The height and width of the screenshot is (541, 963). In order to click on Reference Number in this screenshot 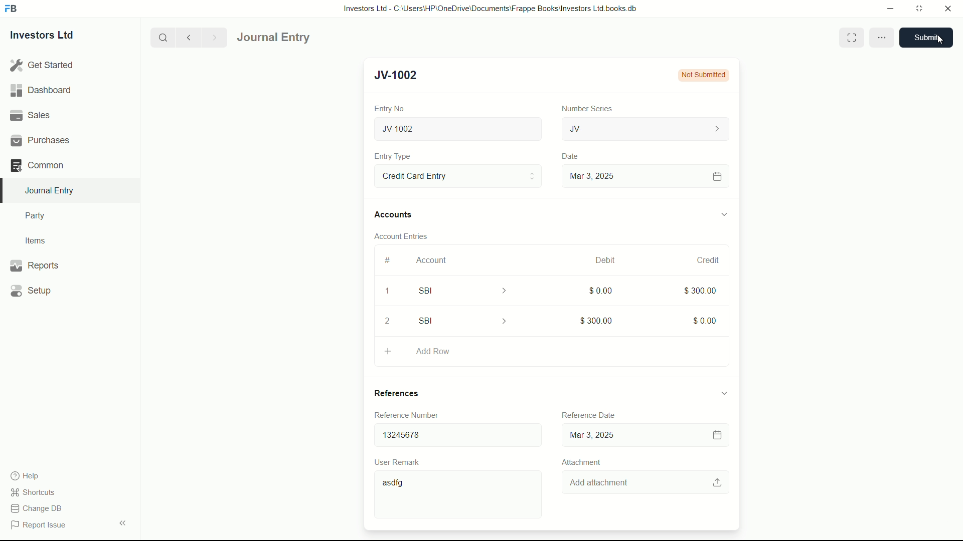, I will do `click(413, 415)`.